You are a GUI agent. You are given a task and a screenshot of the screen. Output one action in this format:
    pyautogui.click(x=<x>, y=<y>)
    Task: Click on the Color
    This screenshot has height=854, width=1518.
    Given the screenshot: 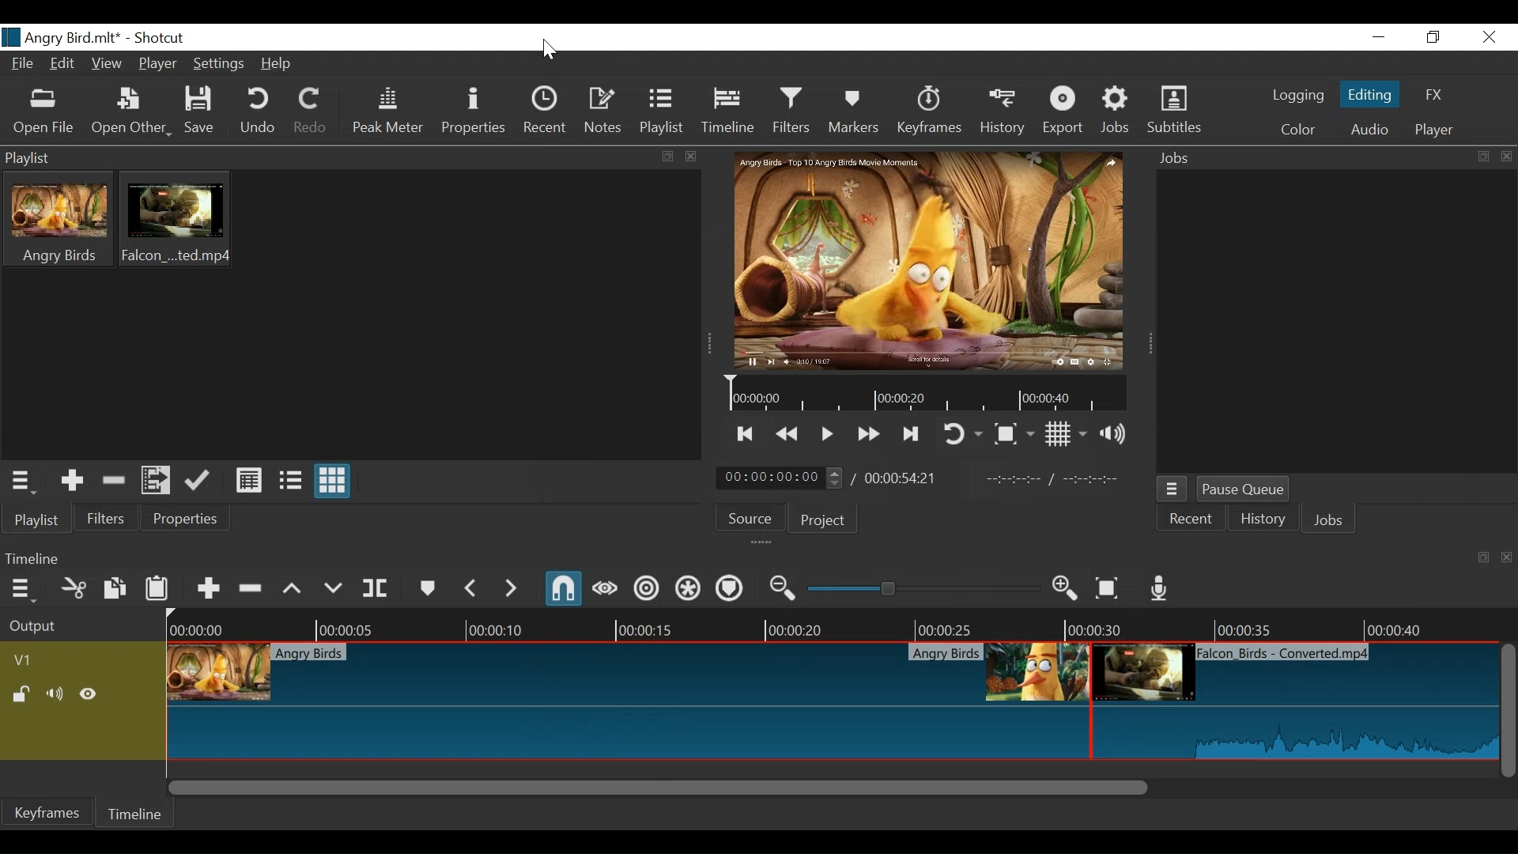 What is the action you would take?
    pyautogui.click(x=1299, y=130)
    